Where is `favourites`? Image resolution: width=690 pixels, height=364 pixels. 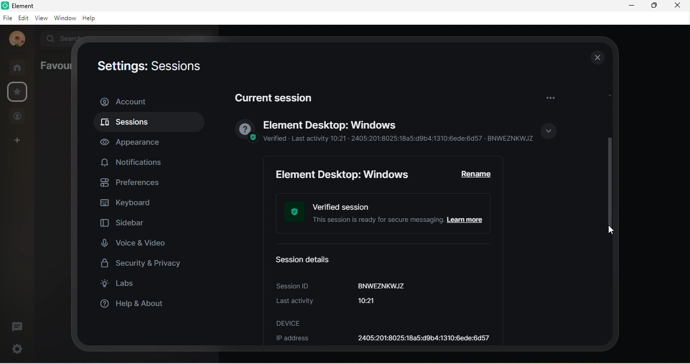 favourites is located at coordinates (54, 66).